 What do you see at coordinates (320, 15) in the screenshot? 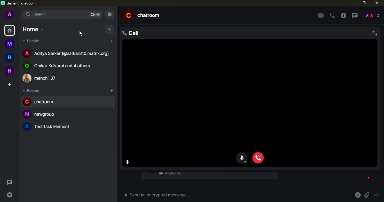
I see `video call` at bounding box center [320, 15].